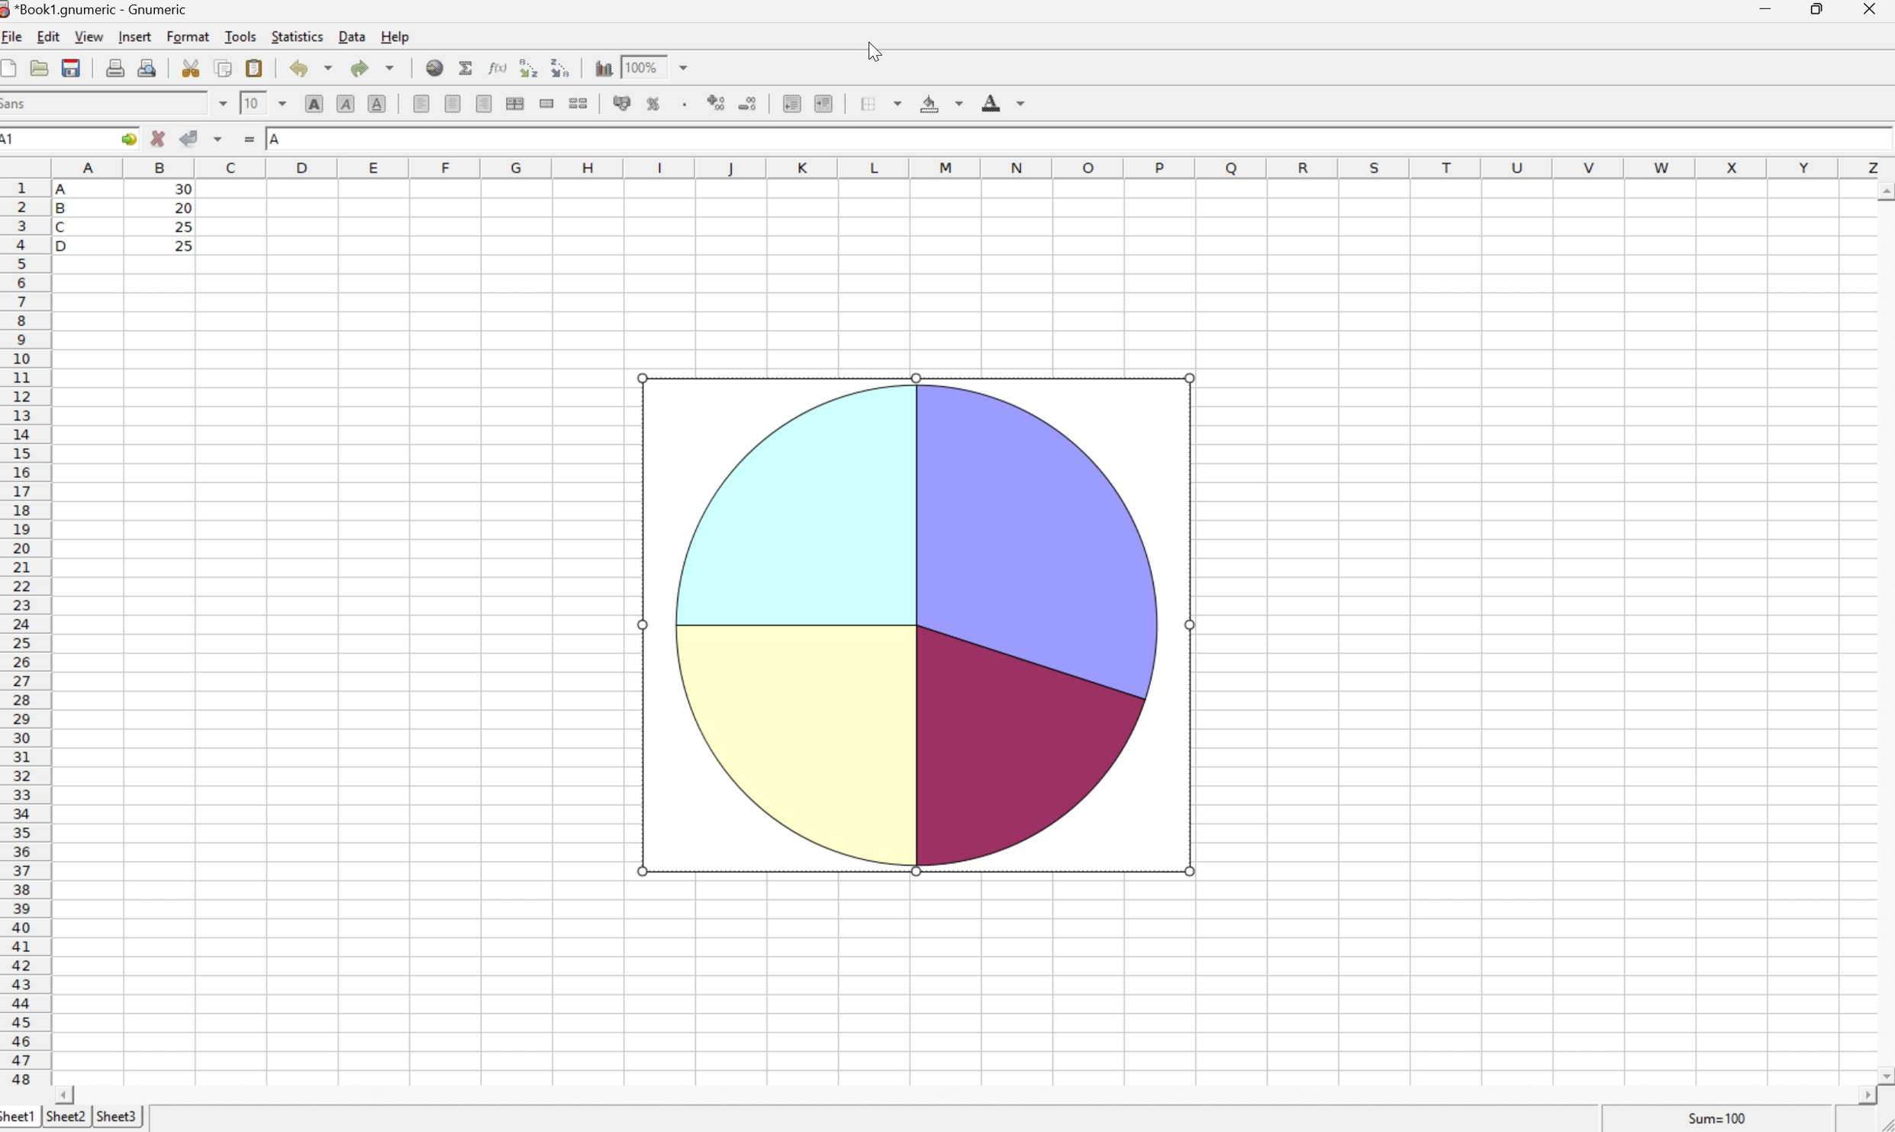  What do you see at coordinates (547, 105) in the screenshot?
I see `Merge a range of cells` at bounding box center [547, 105].